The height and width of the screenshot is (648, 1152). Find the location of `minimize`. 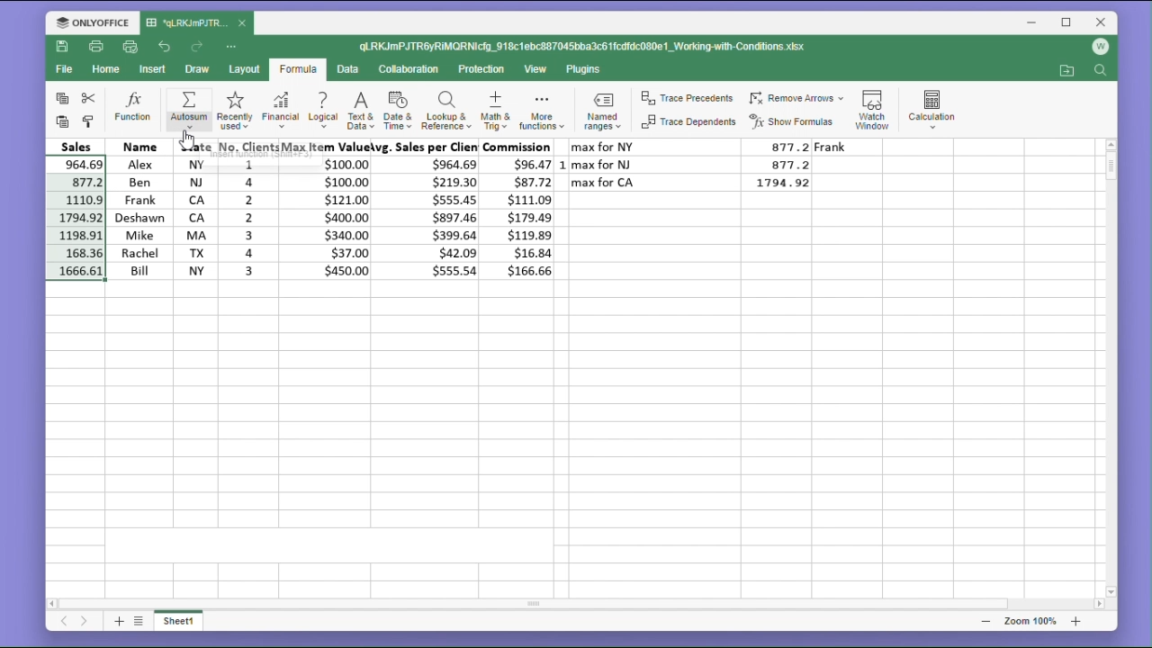

minimize is located at coordinates (1034, 24).